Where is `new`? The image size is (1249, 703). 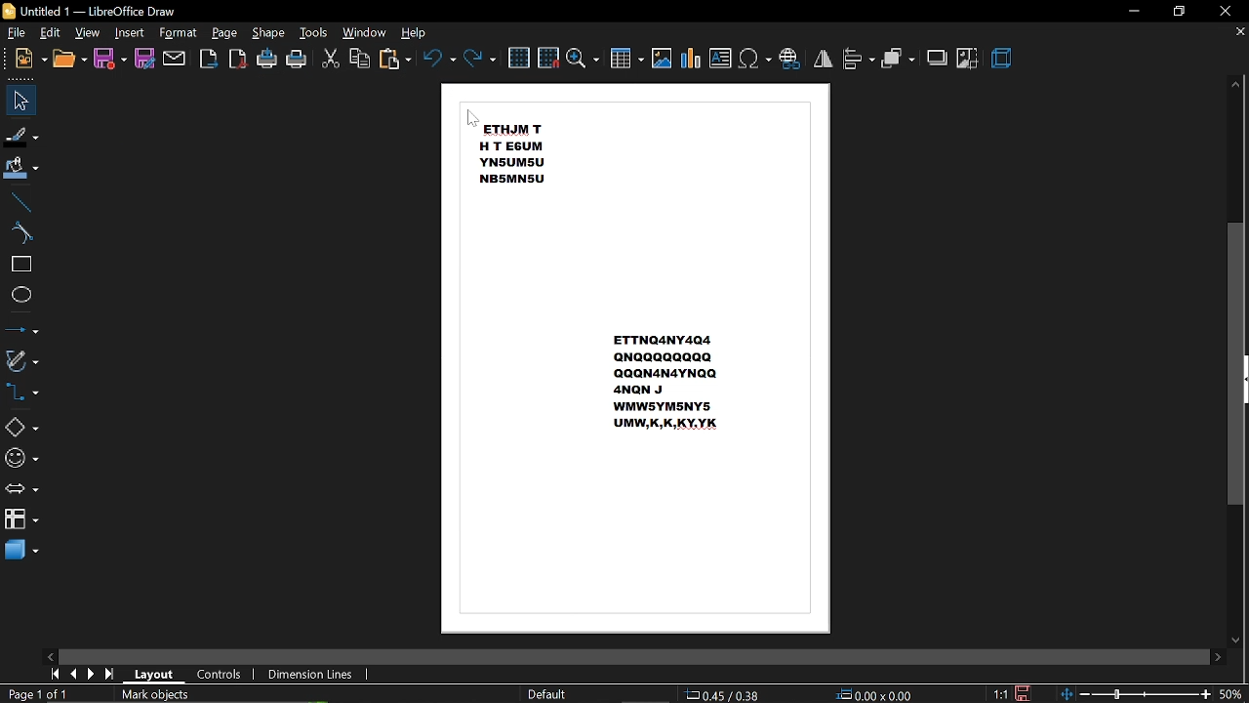 new is located at coordinates (31, 60).